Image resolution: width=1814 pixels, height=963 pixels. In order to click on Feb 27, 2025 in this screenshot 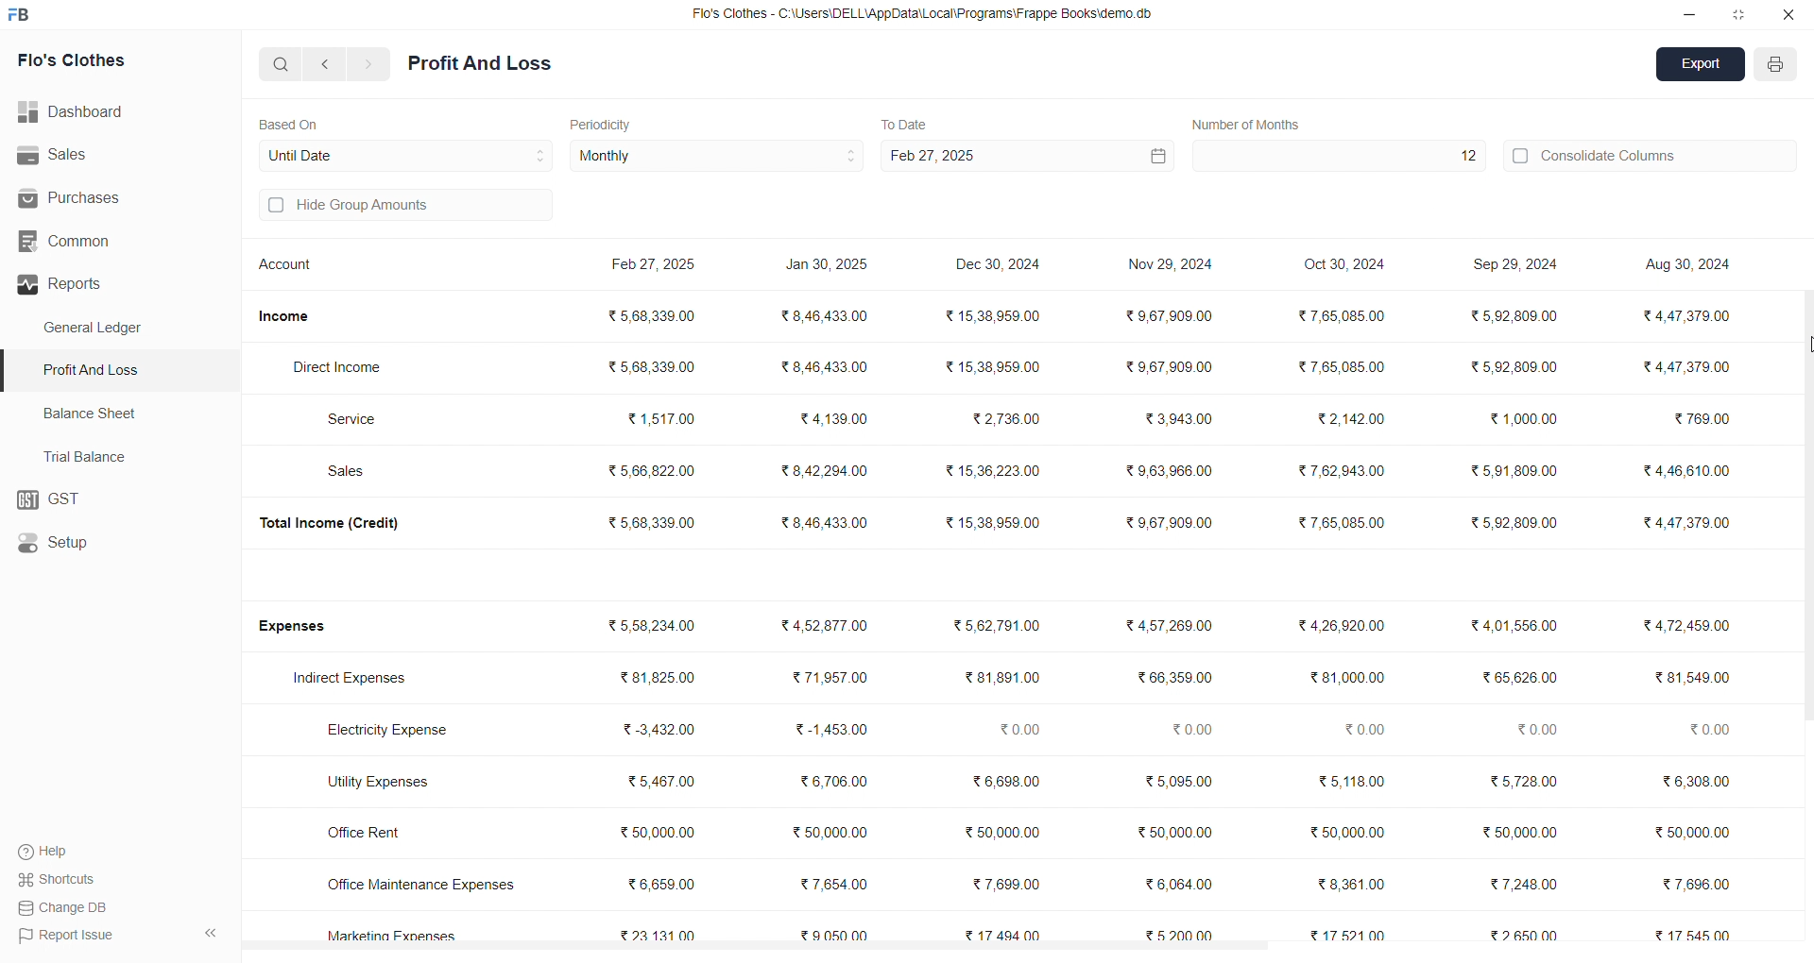, I will do `click(1024, 156)`.